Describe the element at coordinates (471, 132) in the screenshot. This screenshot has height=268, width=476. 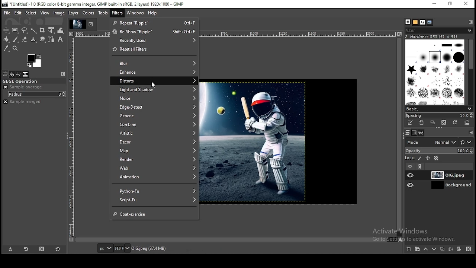
I see `configure this tab` at that location.